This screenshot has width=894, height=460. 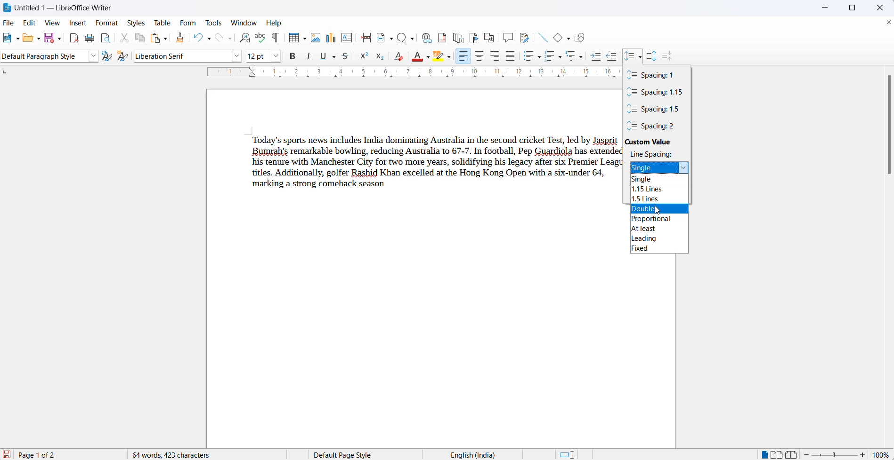 What do you see at coordinates (106, 58) in the screenshot?
I see `update selected styles` at bounding box center [106, 58].